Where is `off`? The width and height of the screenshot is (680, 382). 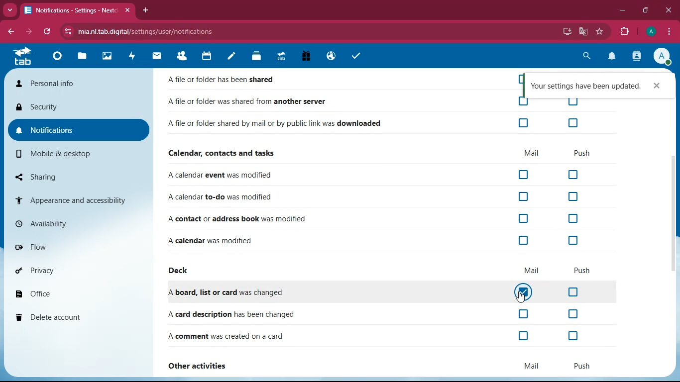 off is located at coordinates (574, 173).